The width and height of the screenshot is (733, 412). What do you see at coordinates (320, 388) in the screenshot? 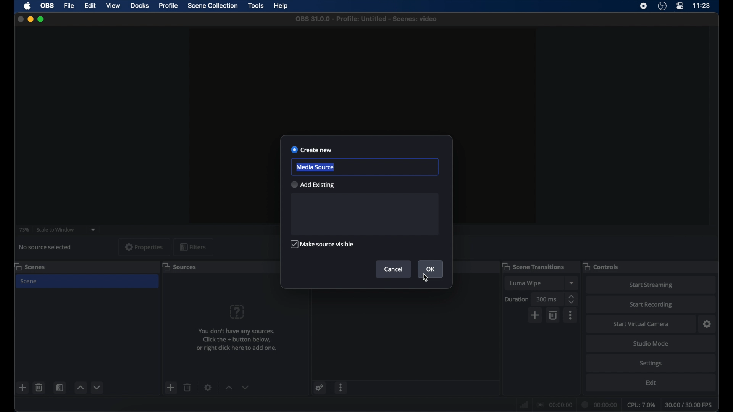
I see `settings` at bounding box center [320, 388].